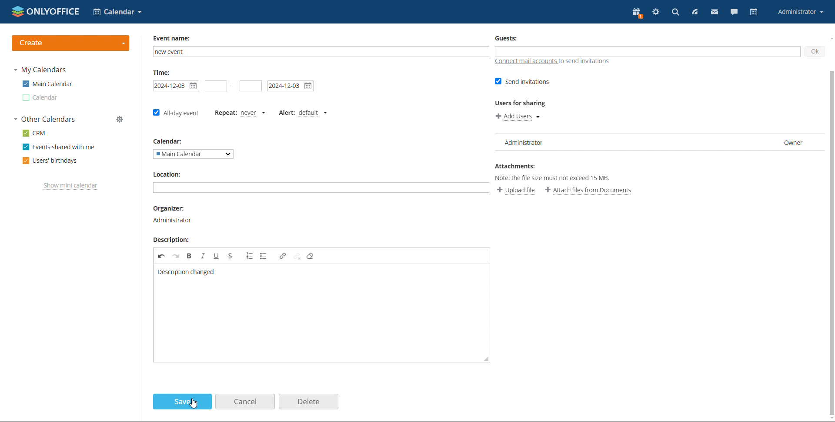 The width and height of the screenshot is (835, 422). What do you see at coordinates (217, 257) in the screenshot?
I see `underline` at bounding box center [217, 257].